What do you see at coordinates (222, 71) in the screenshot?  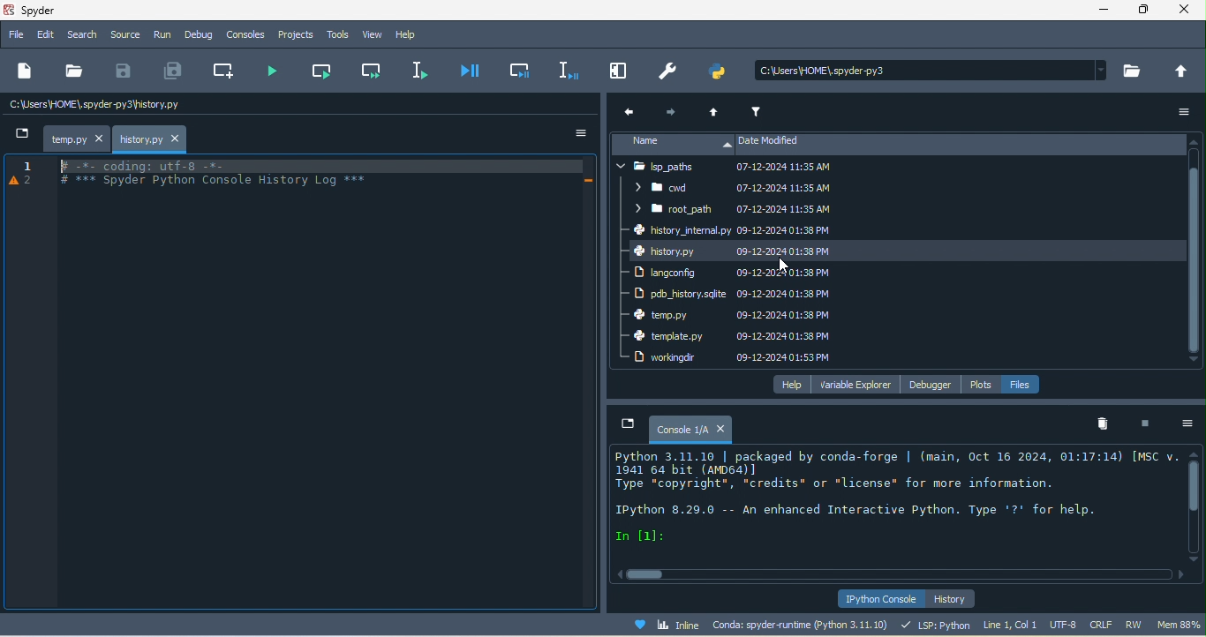 I see `create new cell` at bounding box center [222, 71].